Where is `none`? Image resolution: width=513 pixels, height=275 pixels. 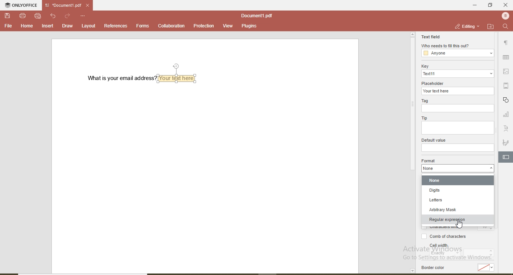 none is located at coordinates (459, 181).